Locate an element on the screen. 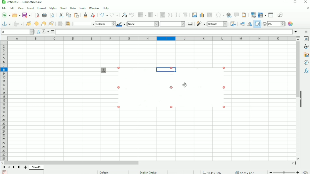 This screenshot has height=174, width=310. Sheet 1 is located at coordinates (36, 167).